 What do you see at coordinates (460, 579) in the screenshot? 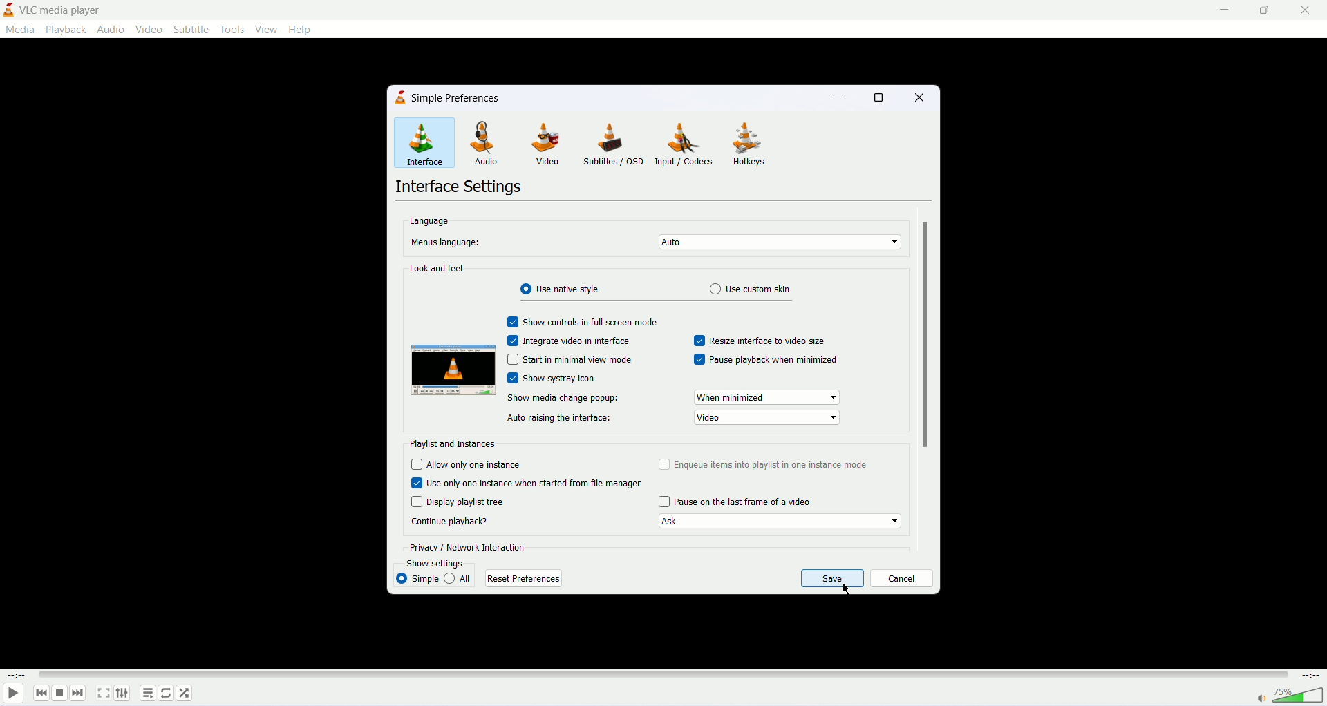
I see `all` at bounding box center [460, 579].